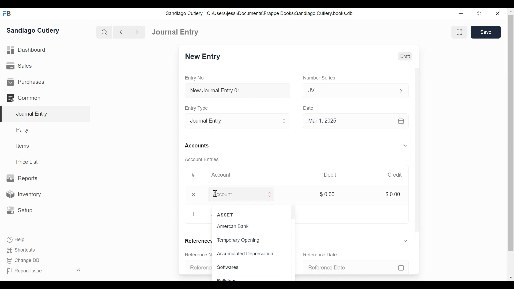 The width and height of the screenshot is (514, 289). I want to click on Reference Date, so click(364, 267).